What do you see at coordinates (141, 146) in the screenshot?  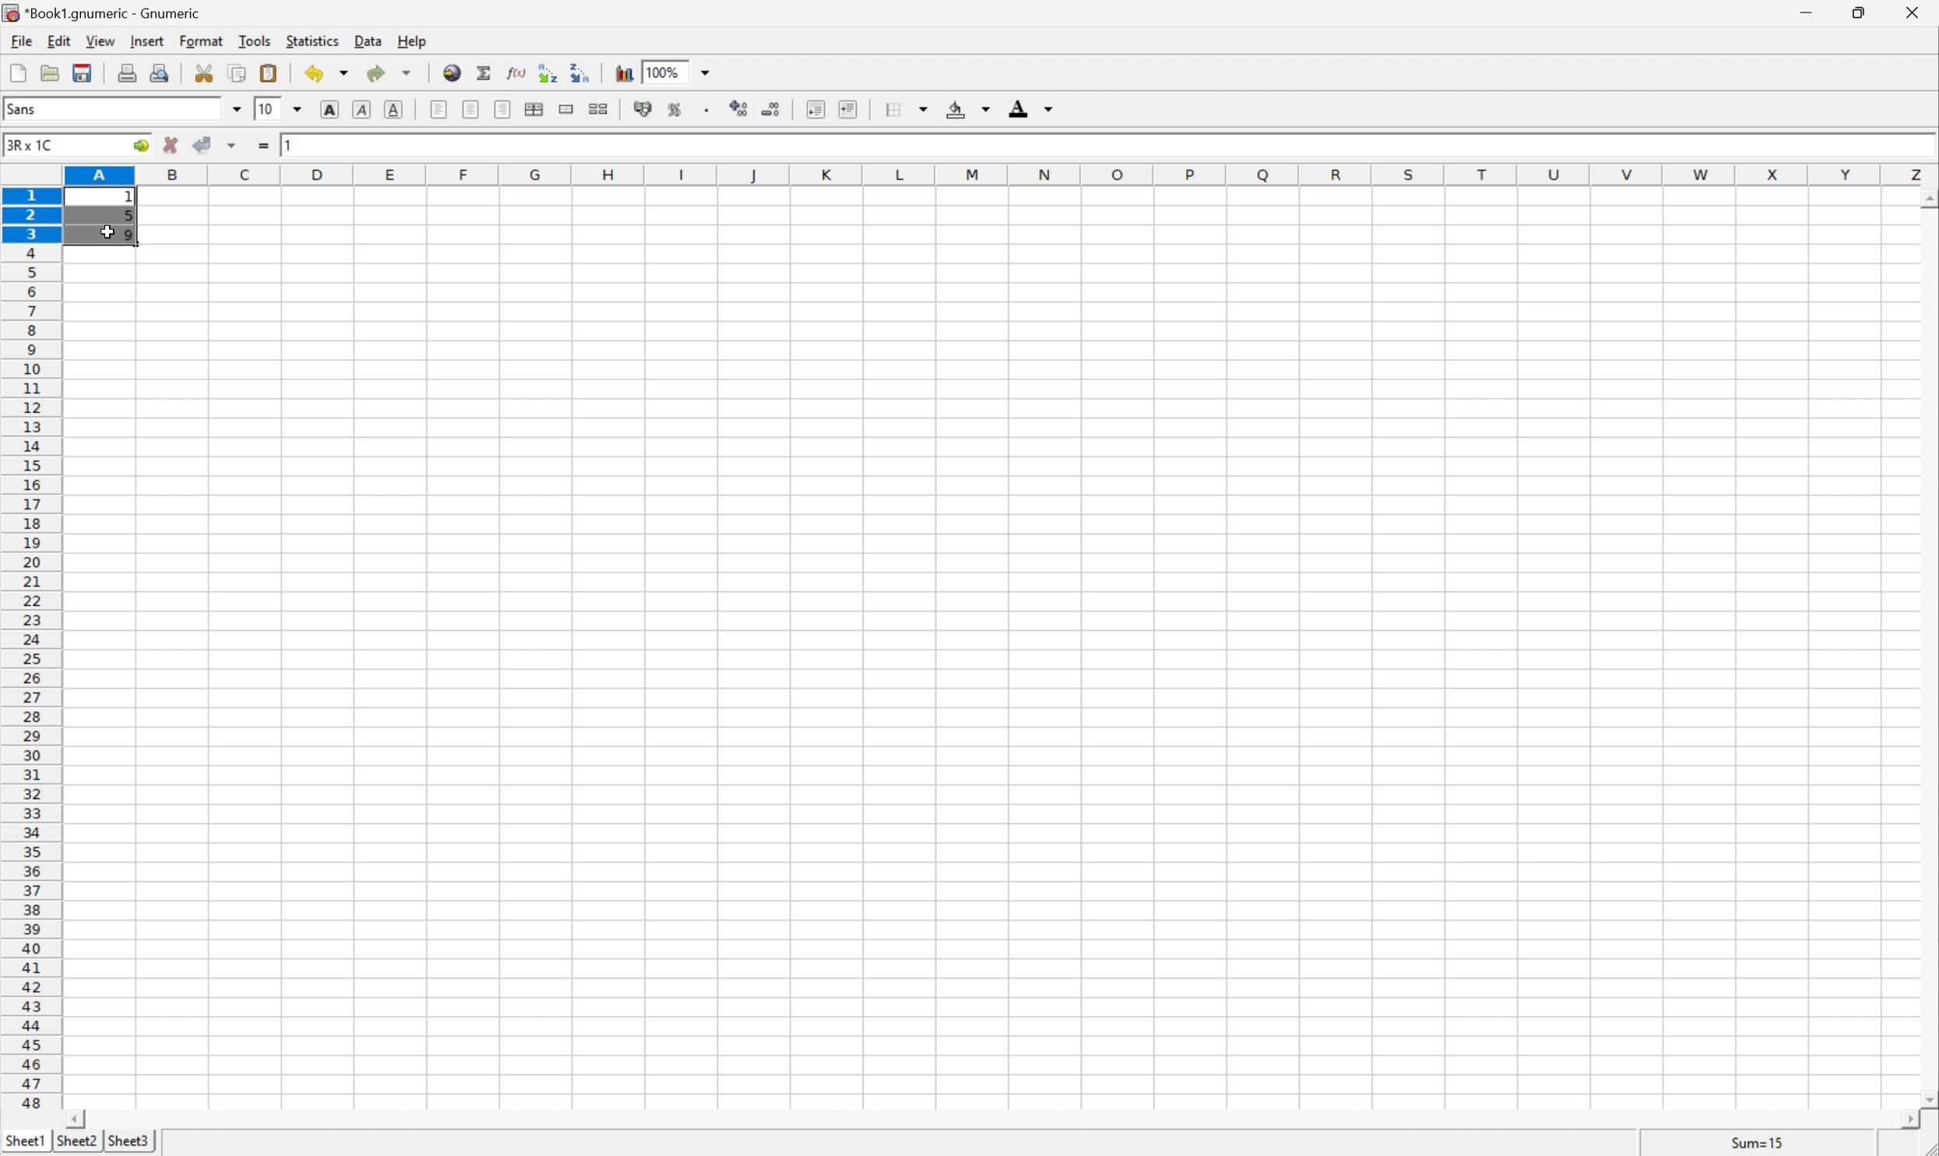 I see `go to` at bounding box center [141, 146].